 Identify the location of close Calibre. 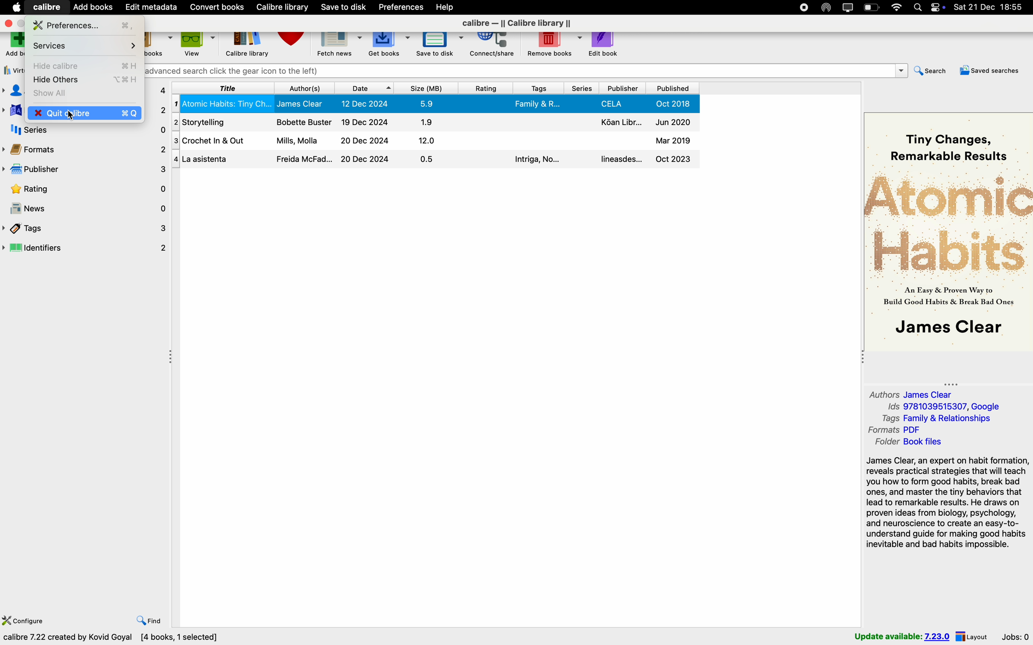
(8, 23).